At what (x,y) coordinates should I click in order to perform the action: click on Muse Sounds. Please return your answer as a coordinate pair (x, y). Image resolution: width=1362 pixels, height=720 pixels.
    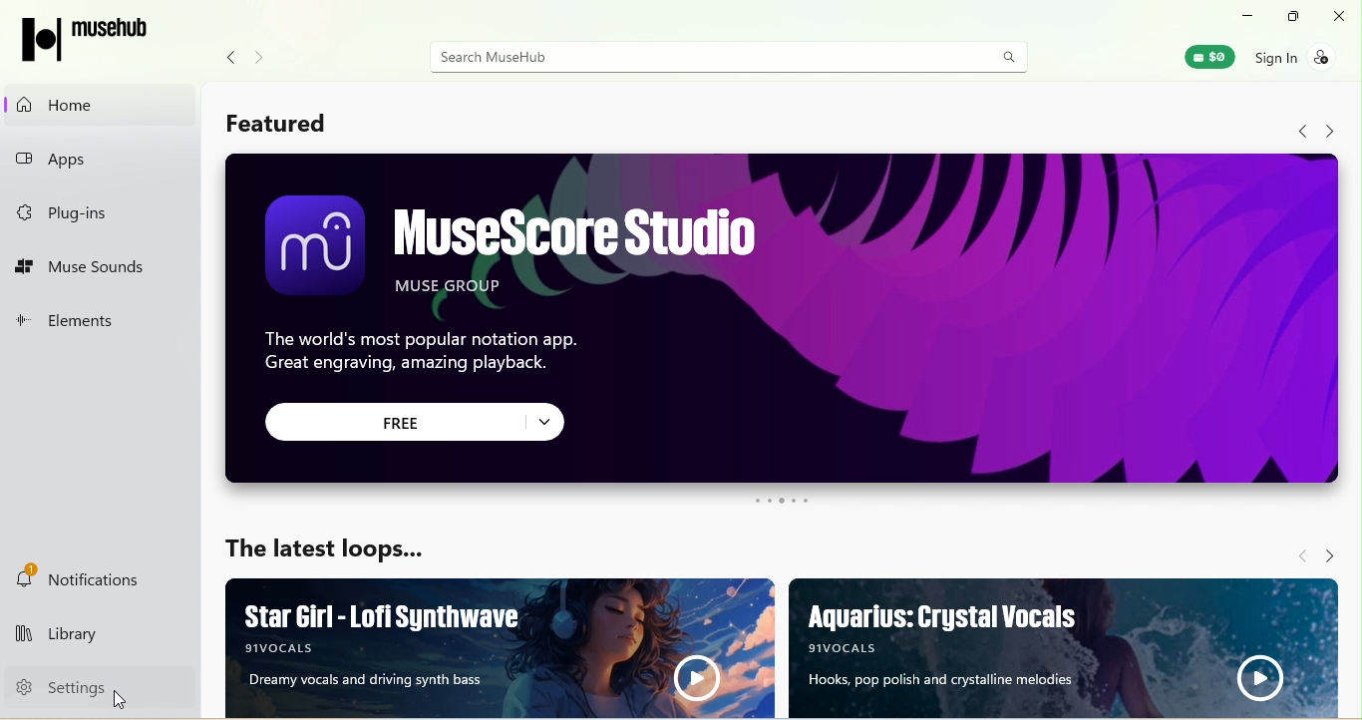
    Looking at the image, I should click on (97, 265).